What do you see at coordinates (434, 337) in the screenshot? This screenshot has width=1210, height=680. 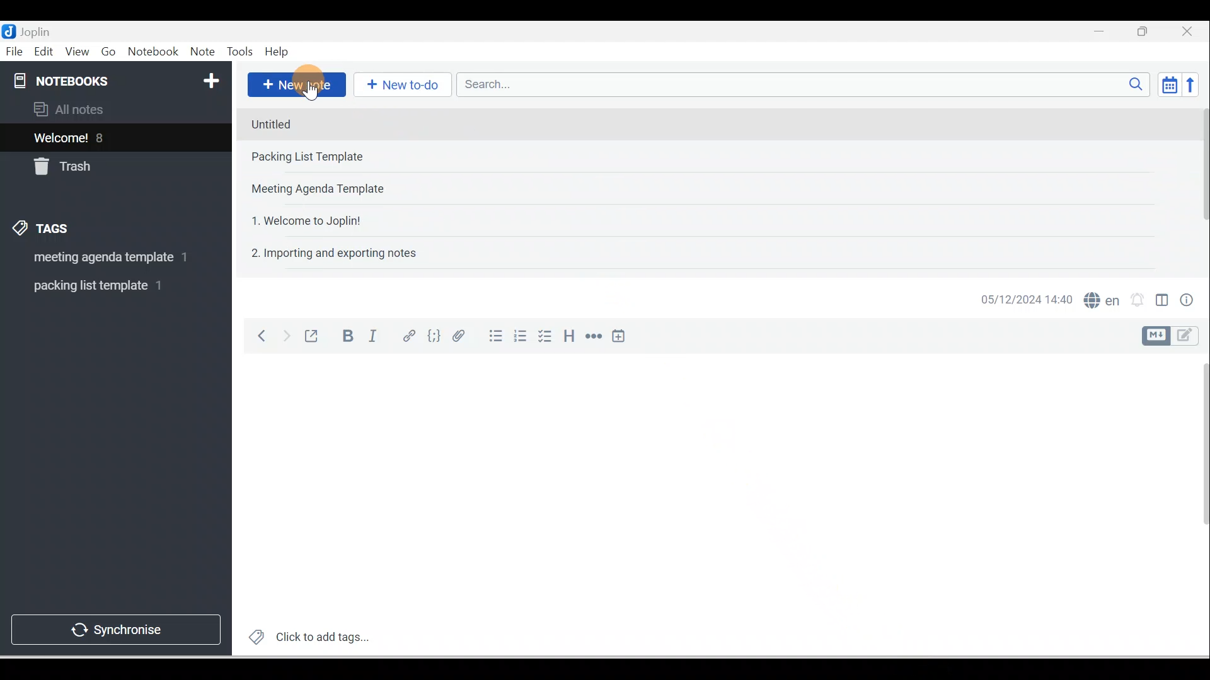 I see `Code` at bounding box center [434, 337].